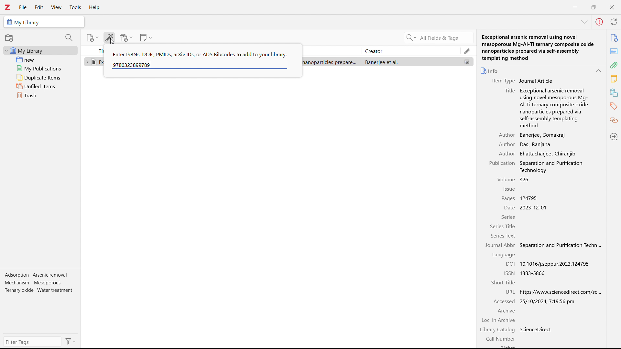 The width and height of the screenshot is (621, 349). Describe the element at coordinates (542, 47) in the screenshot. I see `Exceptional arsenic removal using novel Mesoporous Mg-Al-Ti ternary composite oxides nanoparticles prepared via Self-Assembly templating method` at that location.